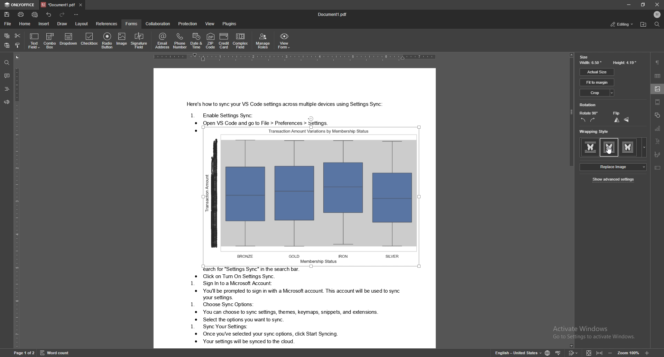 The width and height of the screenshot is (664, 357). I want to click on horizontal scale, so click(294, 58).